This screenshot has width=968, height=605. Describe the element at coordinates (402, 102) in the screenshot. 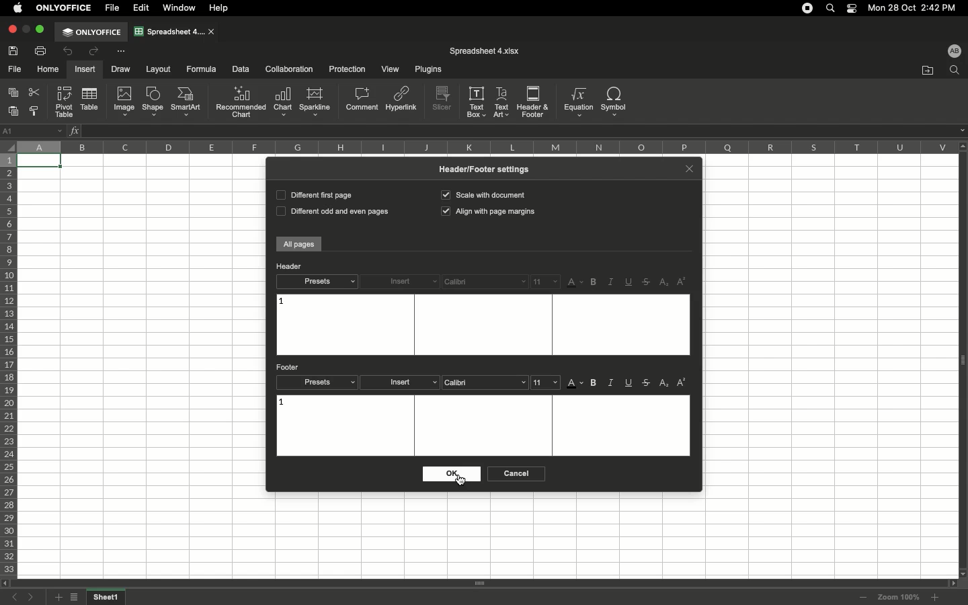

I see `Hyperlink` at that location.